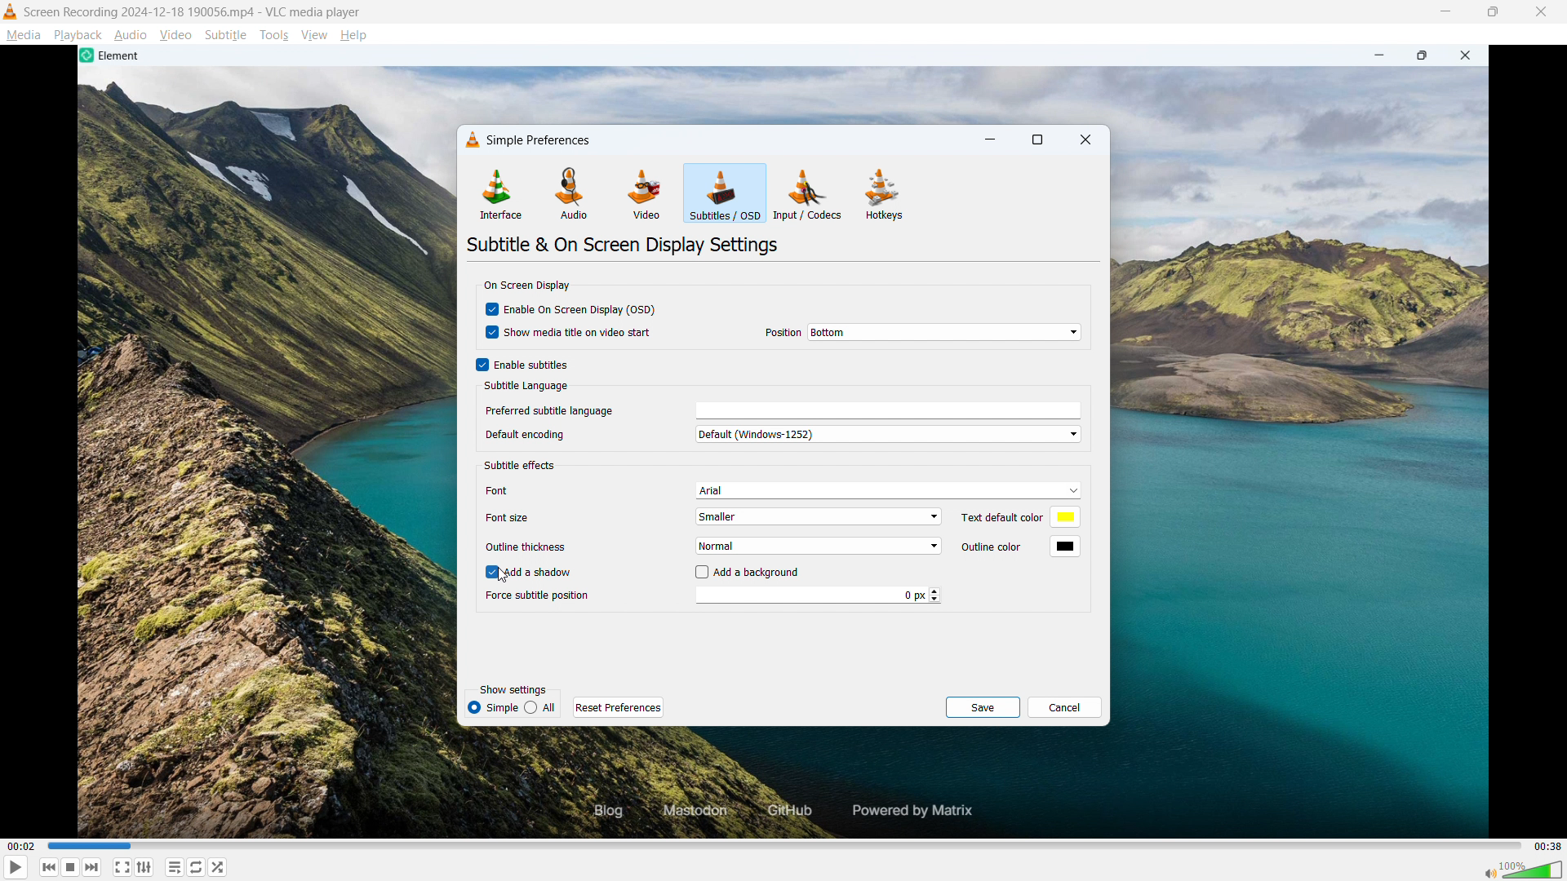 Image resolution: width=1567 pixels, height=881 pixels. Describe the element at coordinates (786, 812) in the screenshot. I see `GitHub` at that location.